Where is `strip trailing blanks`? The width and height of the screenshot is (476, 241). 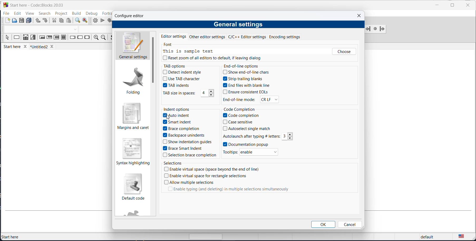 strip trailing blanks is located at coordinates (246, 79).